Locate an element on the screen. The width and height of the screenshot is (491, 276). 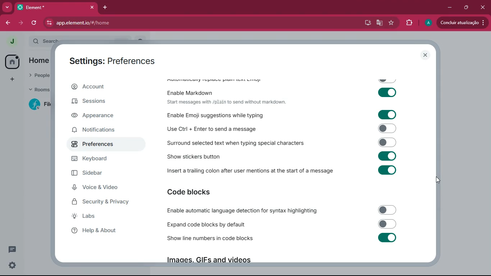
home is located at coordinates (39, 61).